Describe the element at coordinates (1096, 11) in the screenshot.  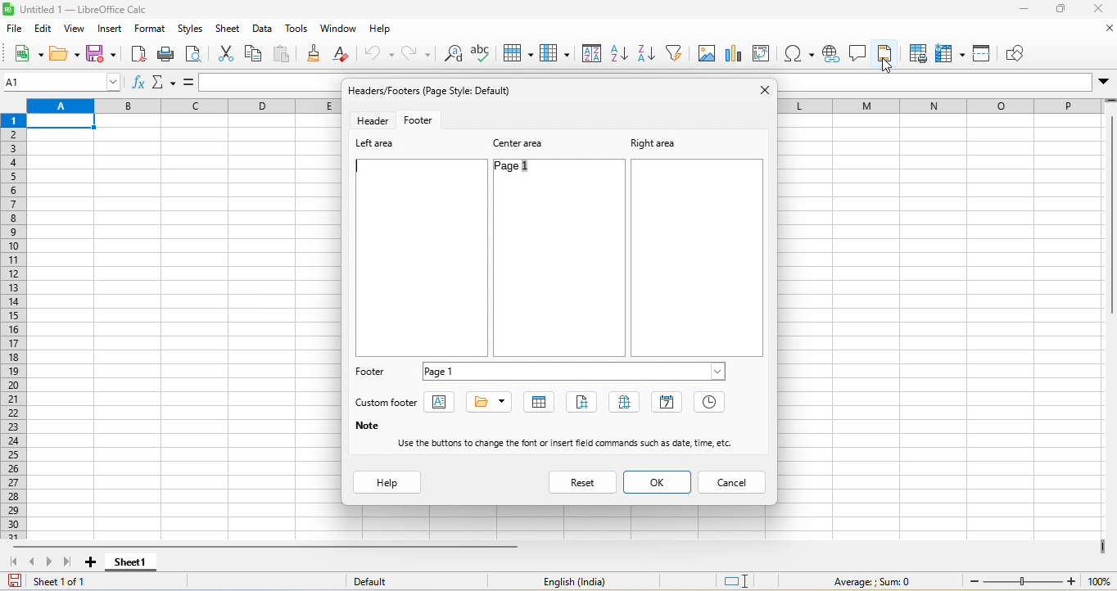
I see `close` at that location.